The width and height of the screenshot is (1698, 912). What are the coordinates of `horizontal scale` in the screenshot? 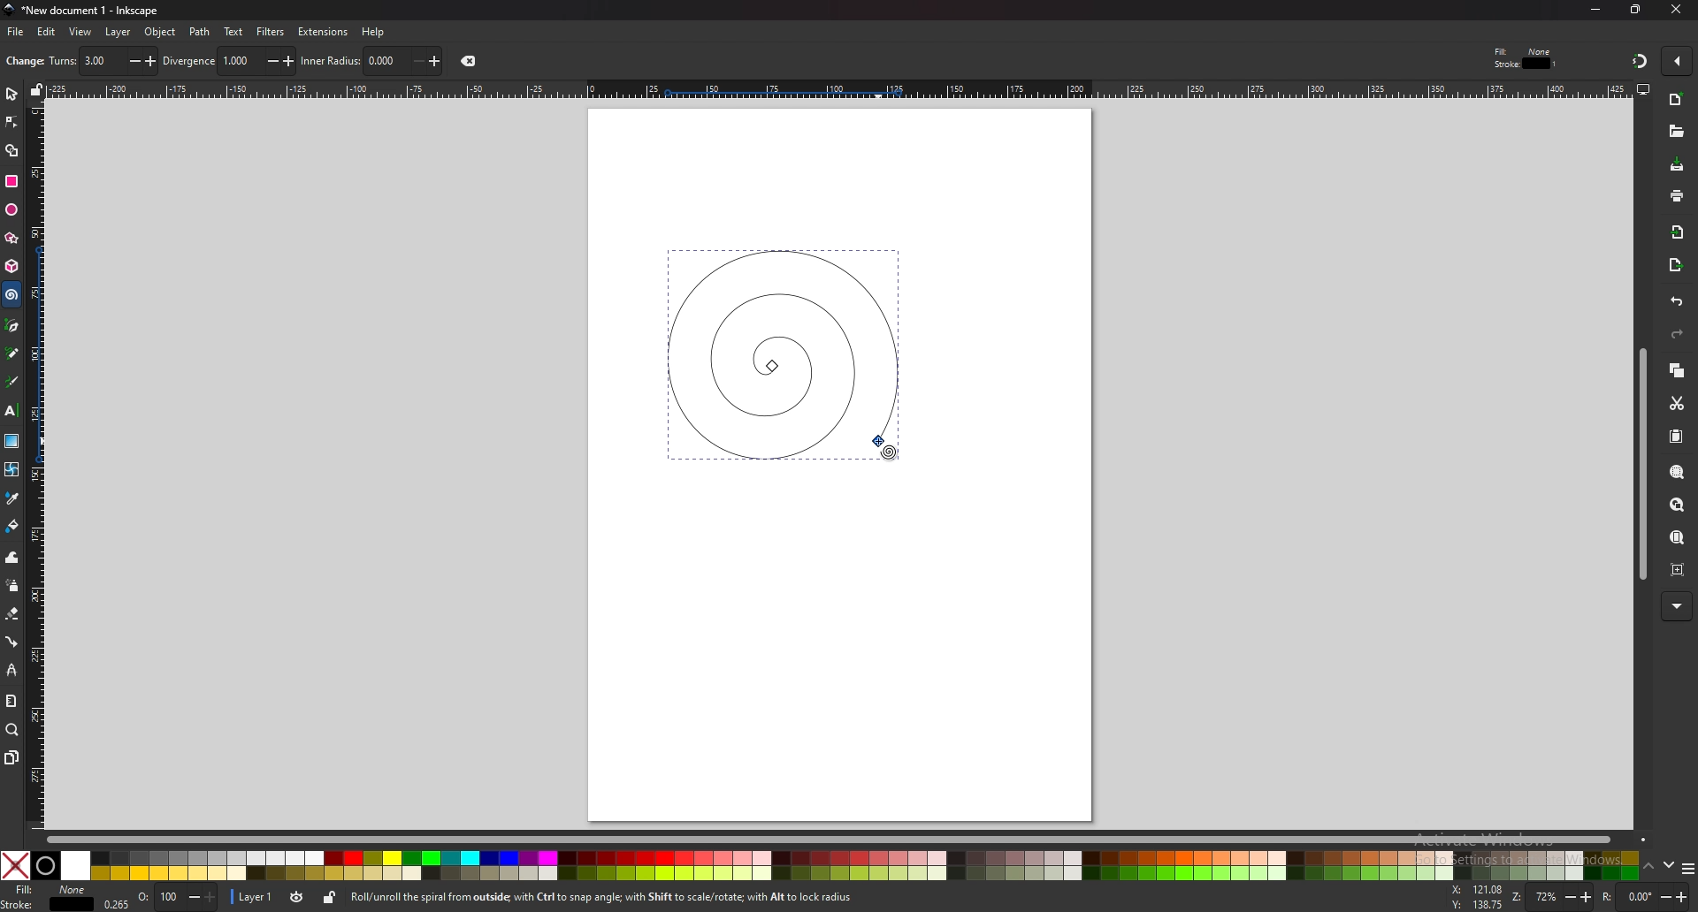 It's located at (836, 88).